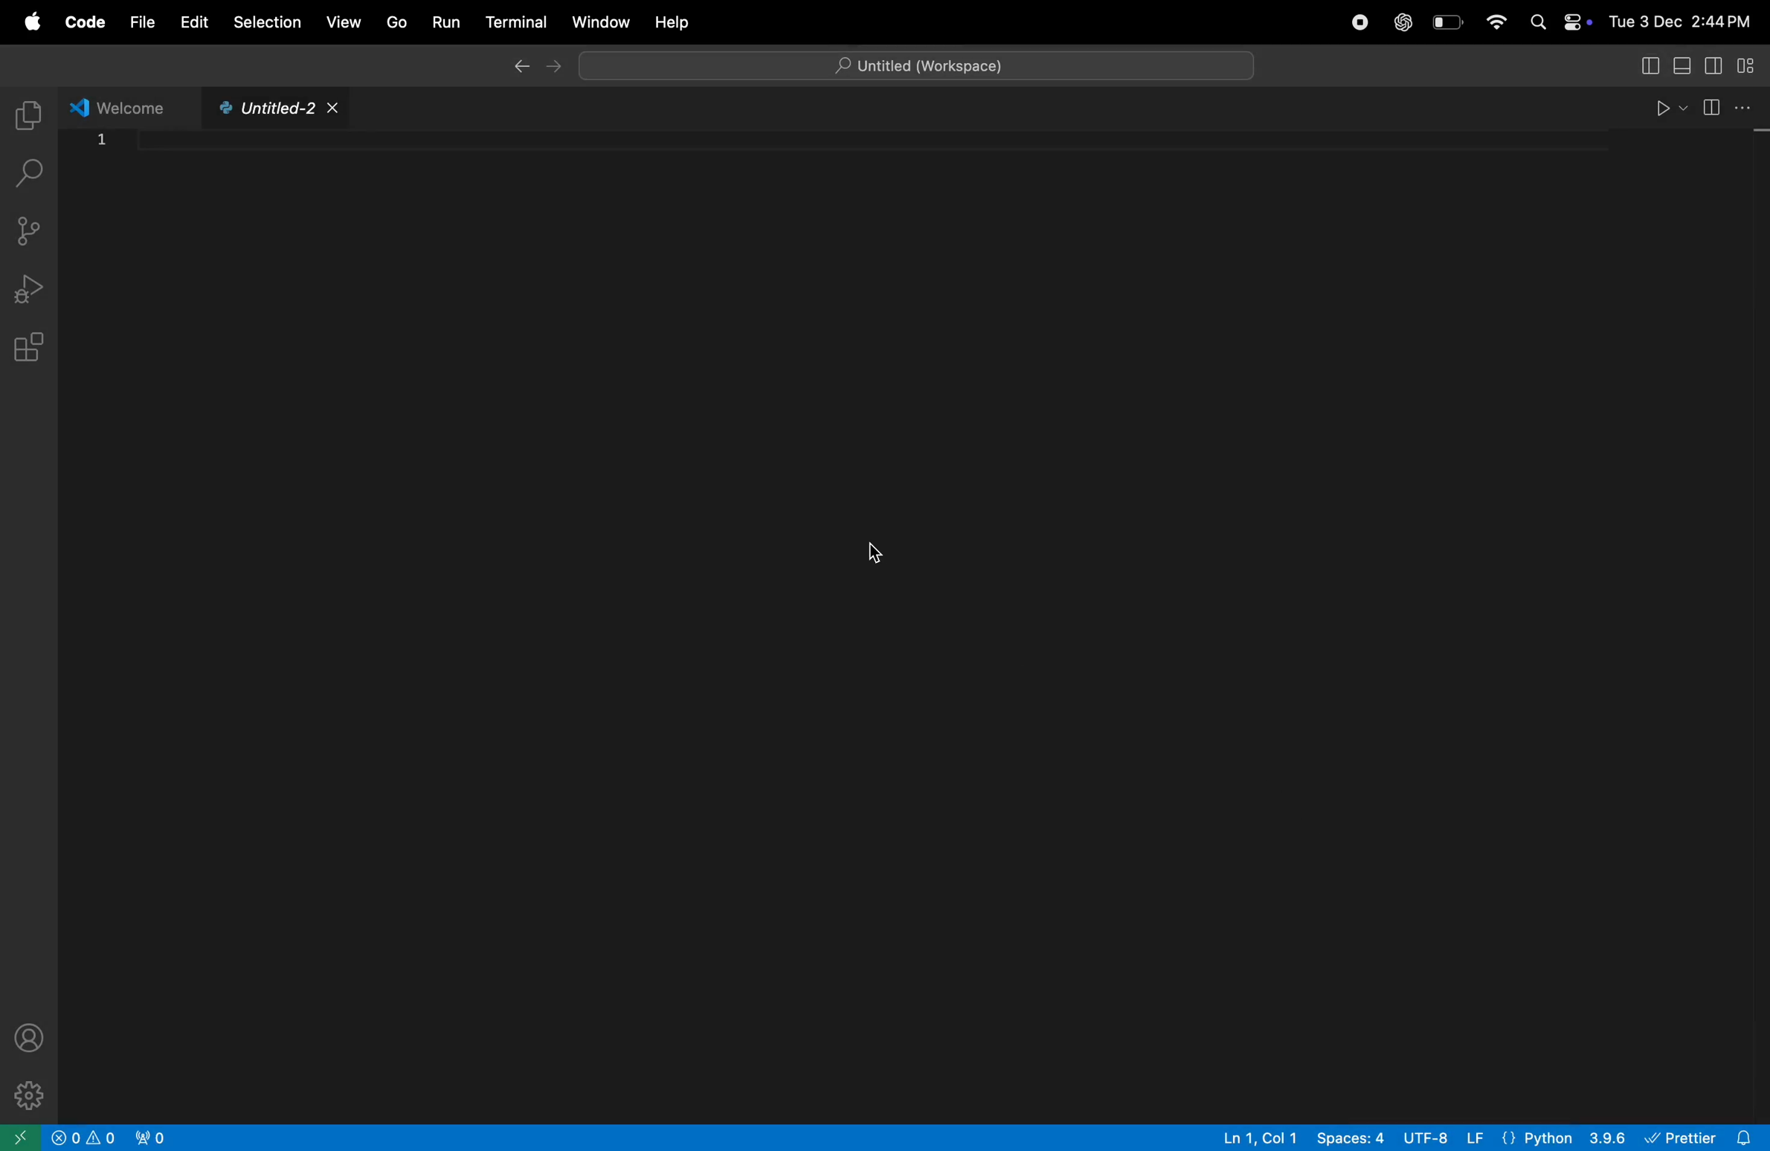 The width and height of the screenshot is (1770, 1151). Describe the element at coordinates (1352, 1138) in the screenshot. I see `space 4` at that location.